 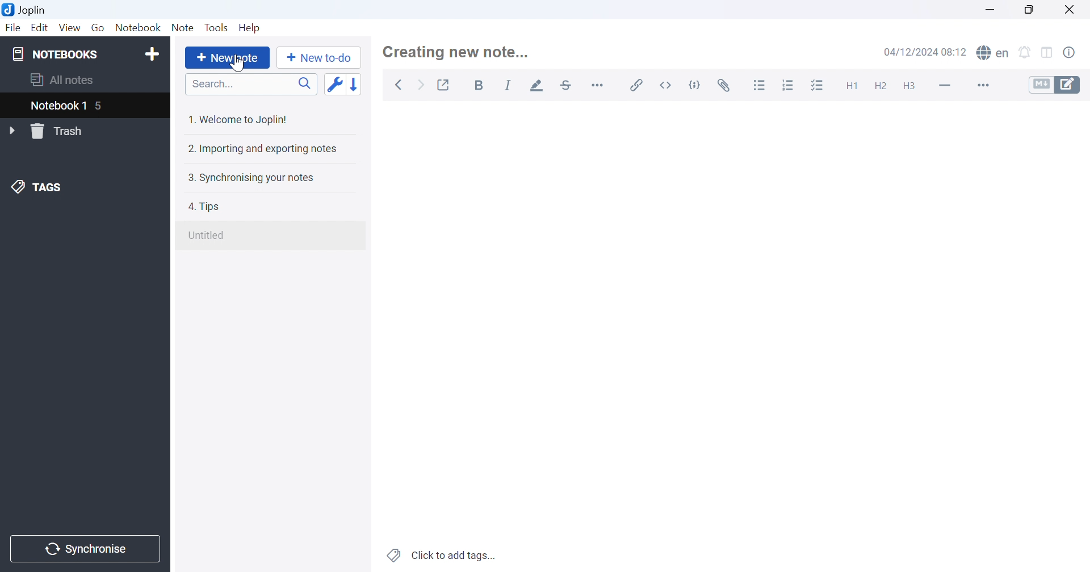 What do you see at coordinates (600, 85) in the screenshot?
I see `Horizontal` at bounding box center [600, 85].